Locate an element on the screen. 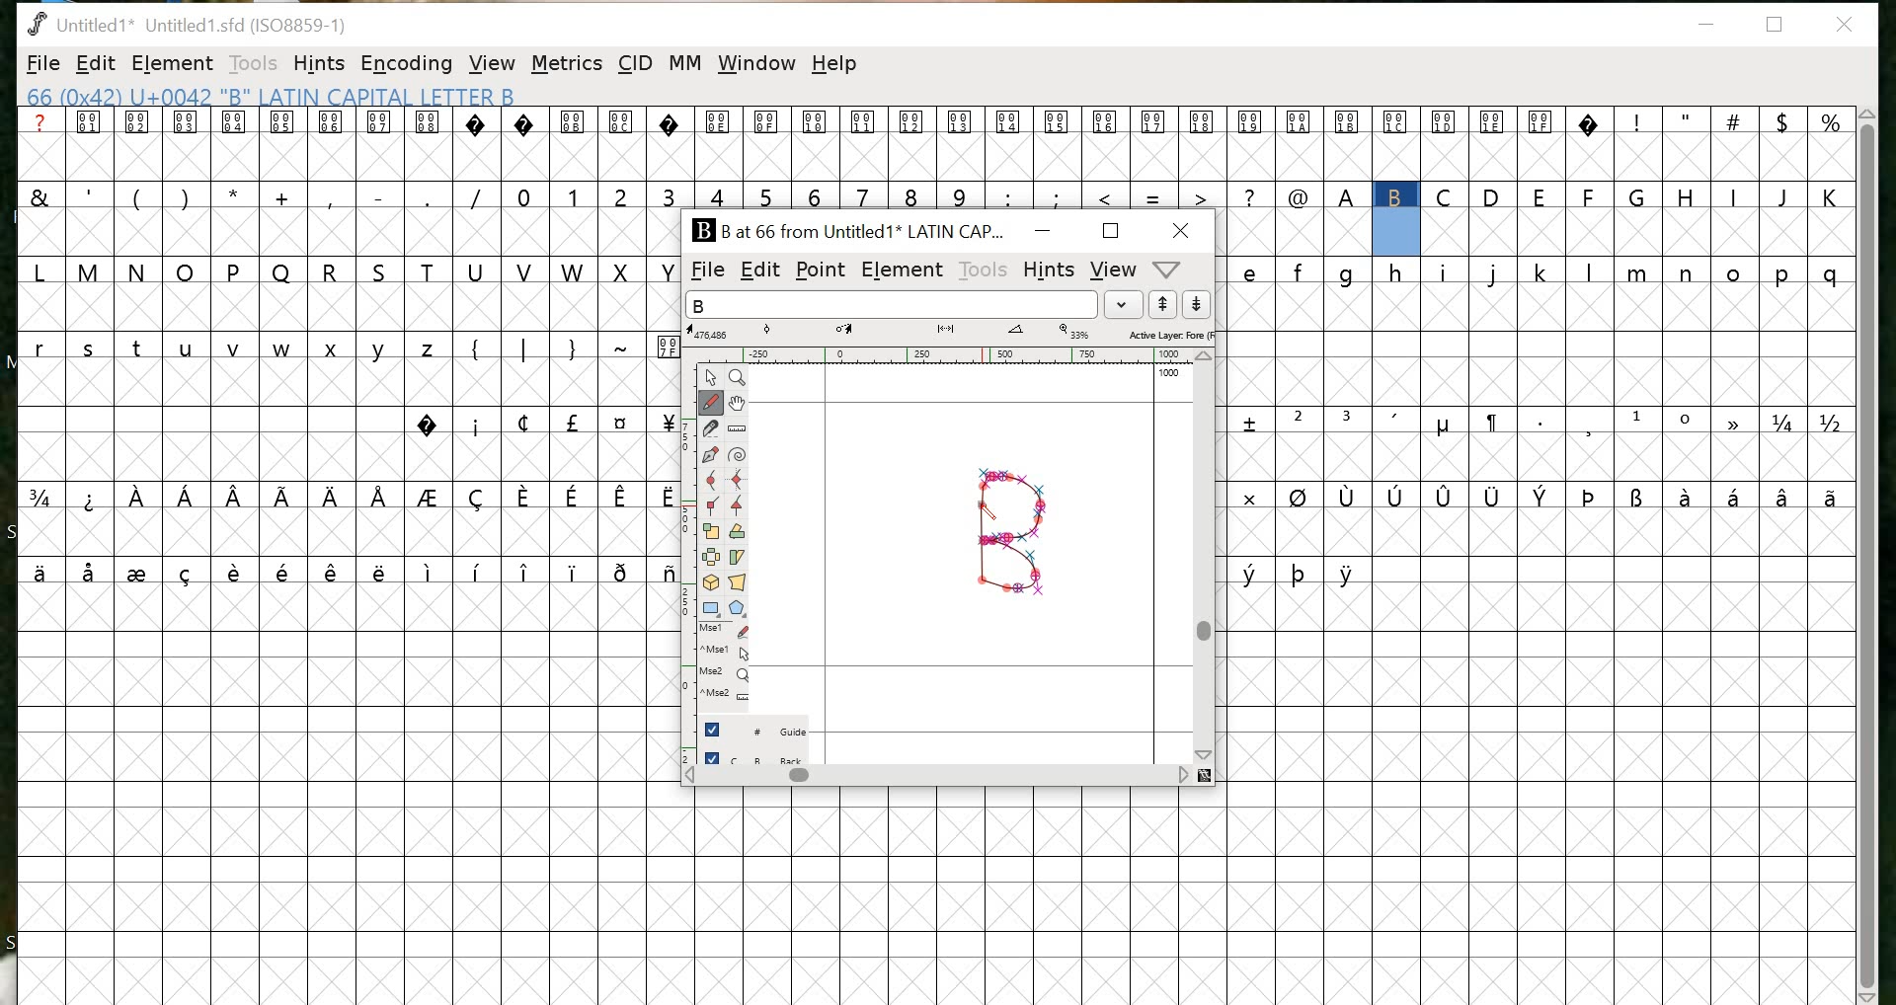 Image resolution: width=1896 pixels, height=1005 pixels. Tangent is located at coordinates (742, 507).